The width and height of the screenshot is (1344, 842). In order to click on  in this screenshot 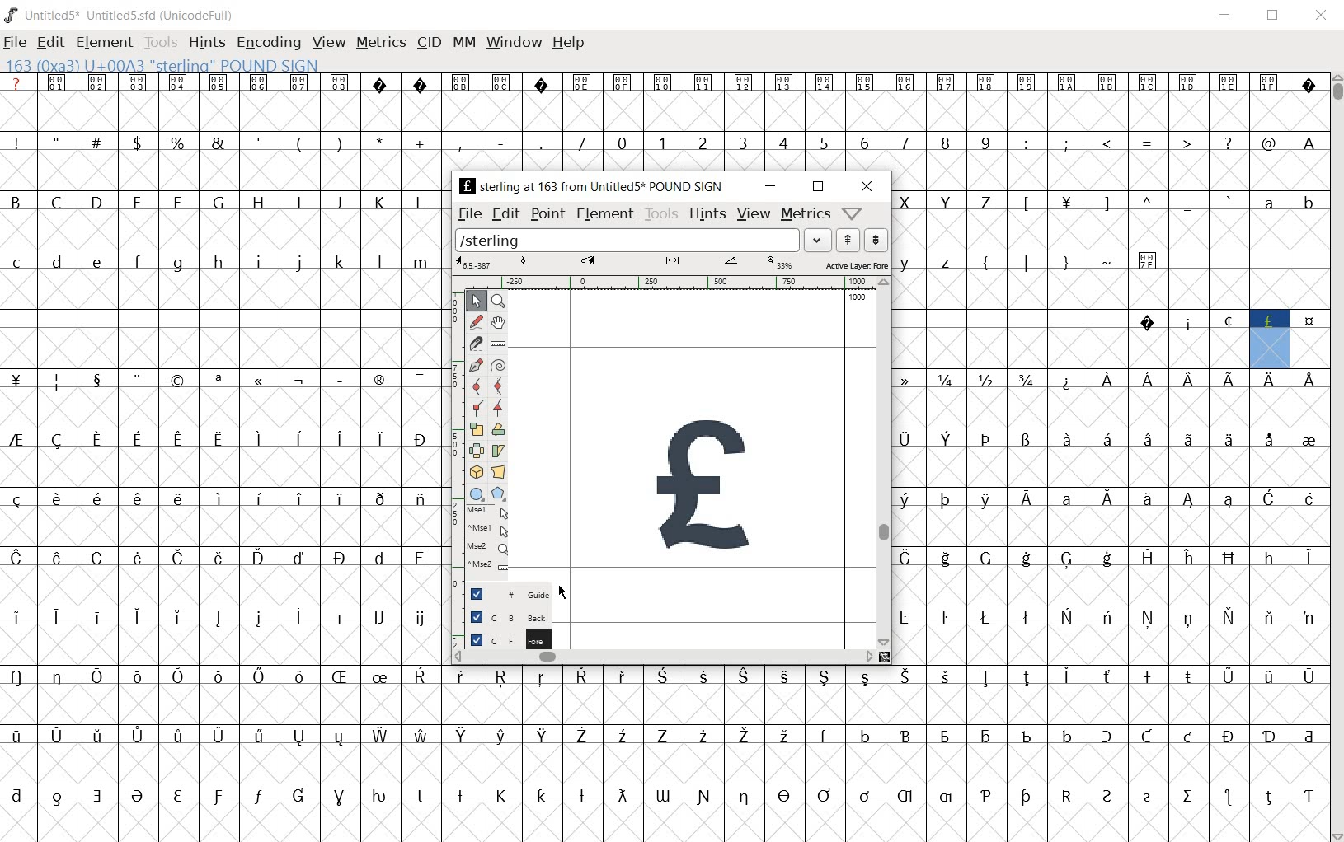, I will do `click(905, 676)`.